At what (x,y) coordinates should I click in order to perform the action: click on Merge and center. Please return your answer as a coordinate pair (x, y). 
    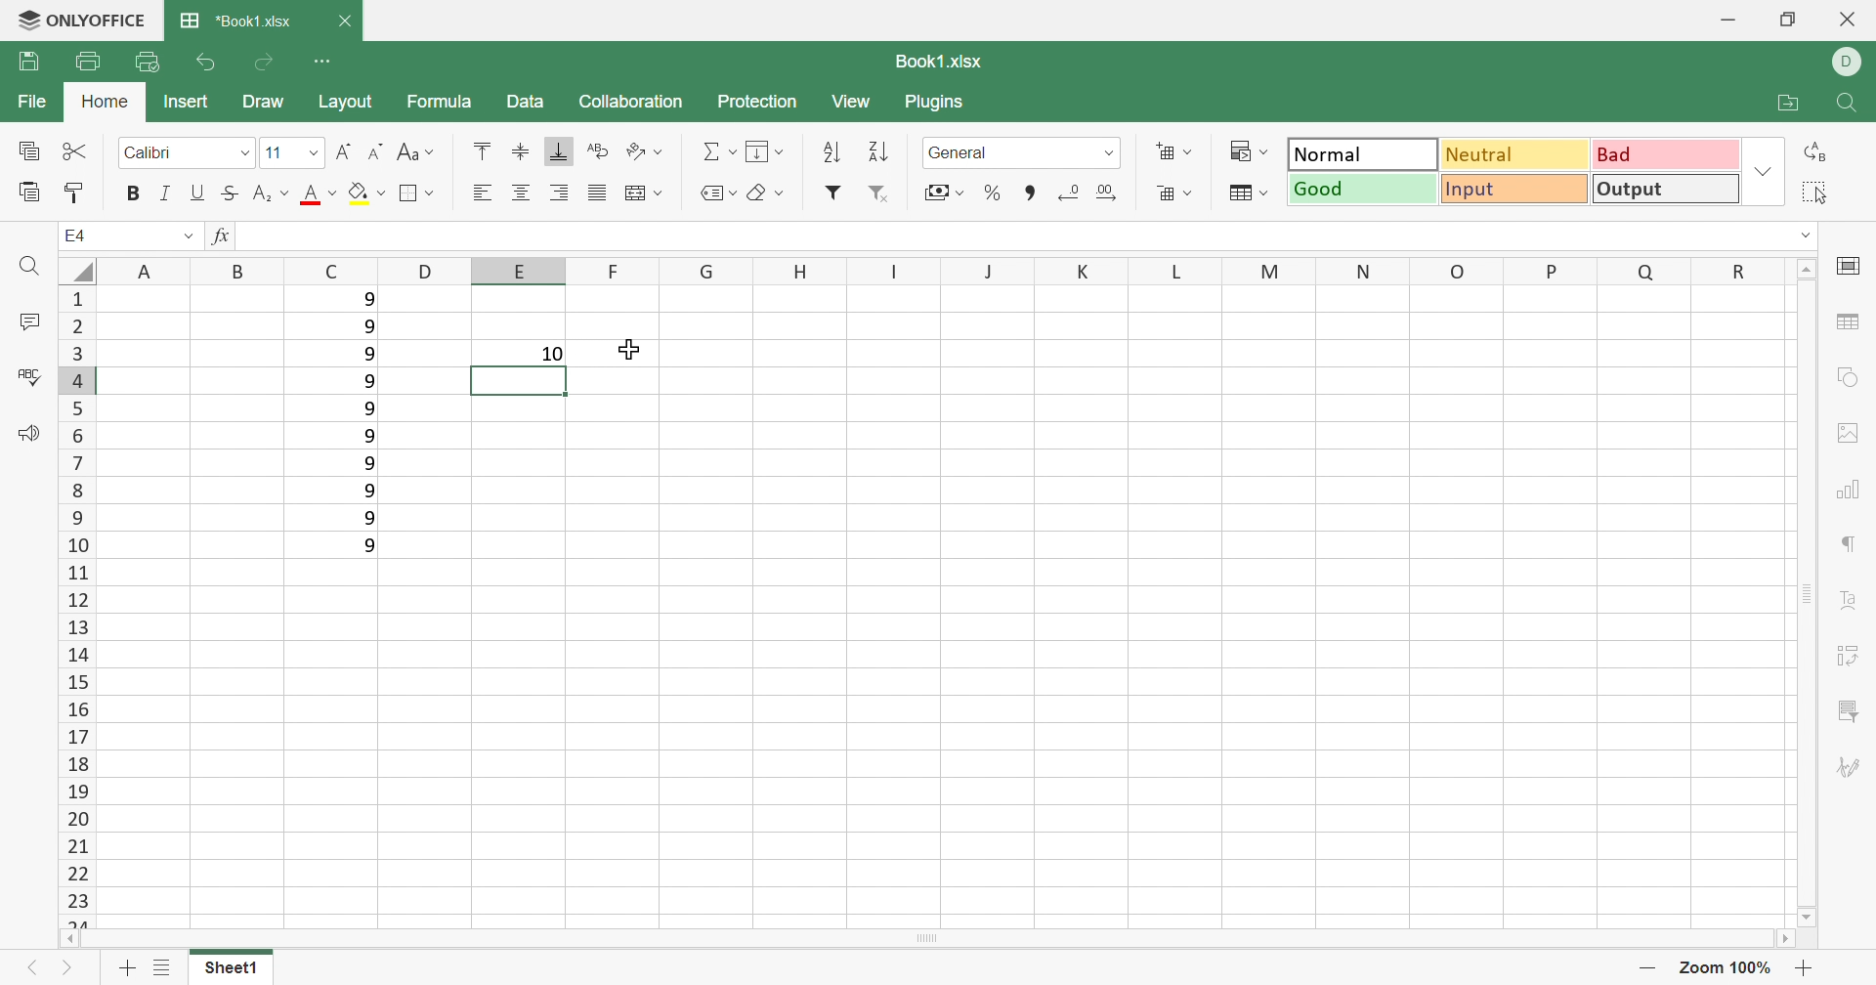
    Looking at the image, I should click on (646, 193).